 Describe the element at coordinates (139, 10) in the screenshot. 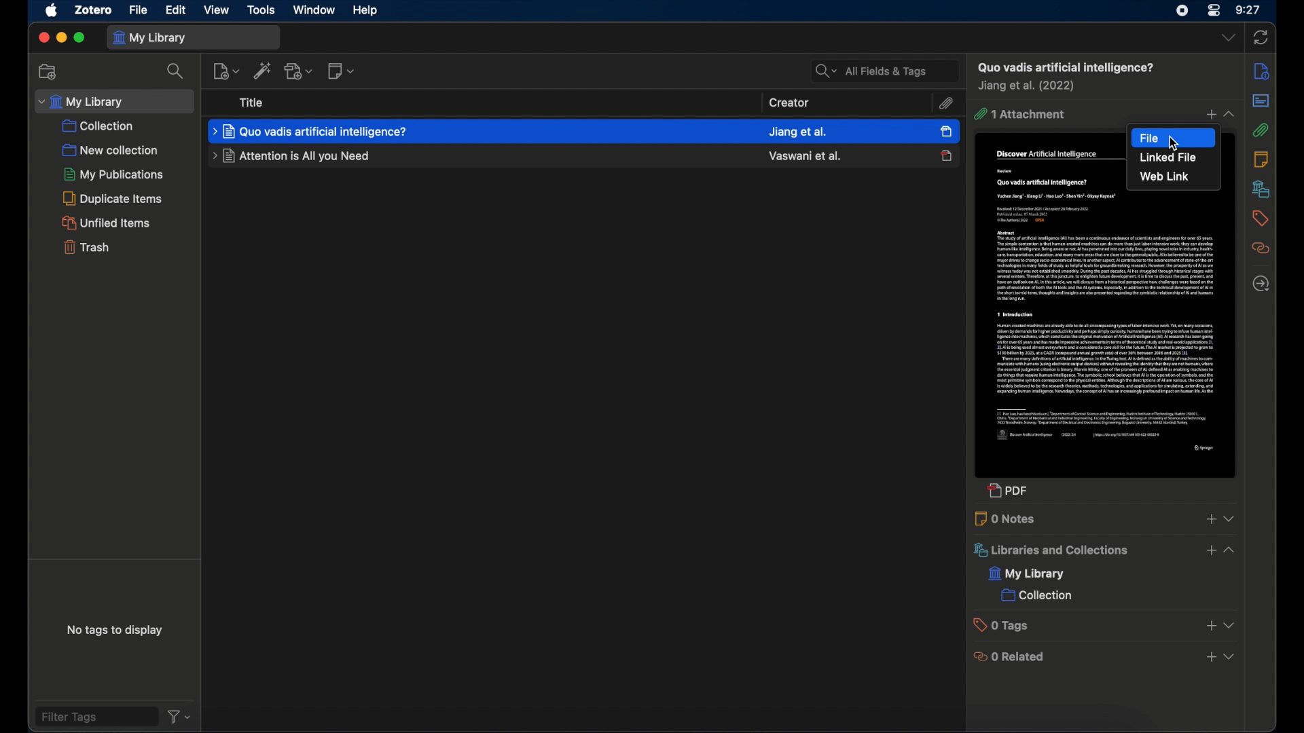

I see `file` at that location.